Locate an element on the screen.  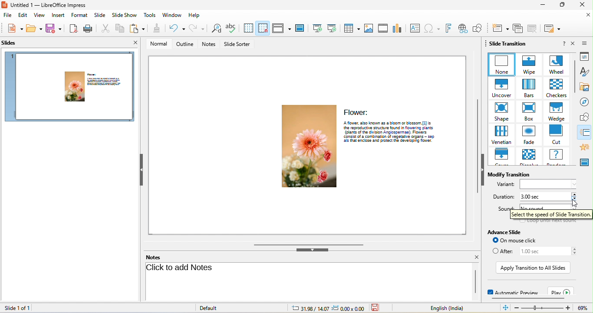
close notes is located at coordinates (476, 257).